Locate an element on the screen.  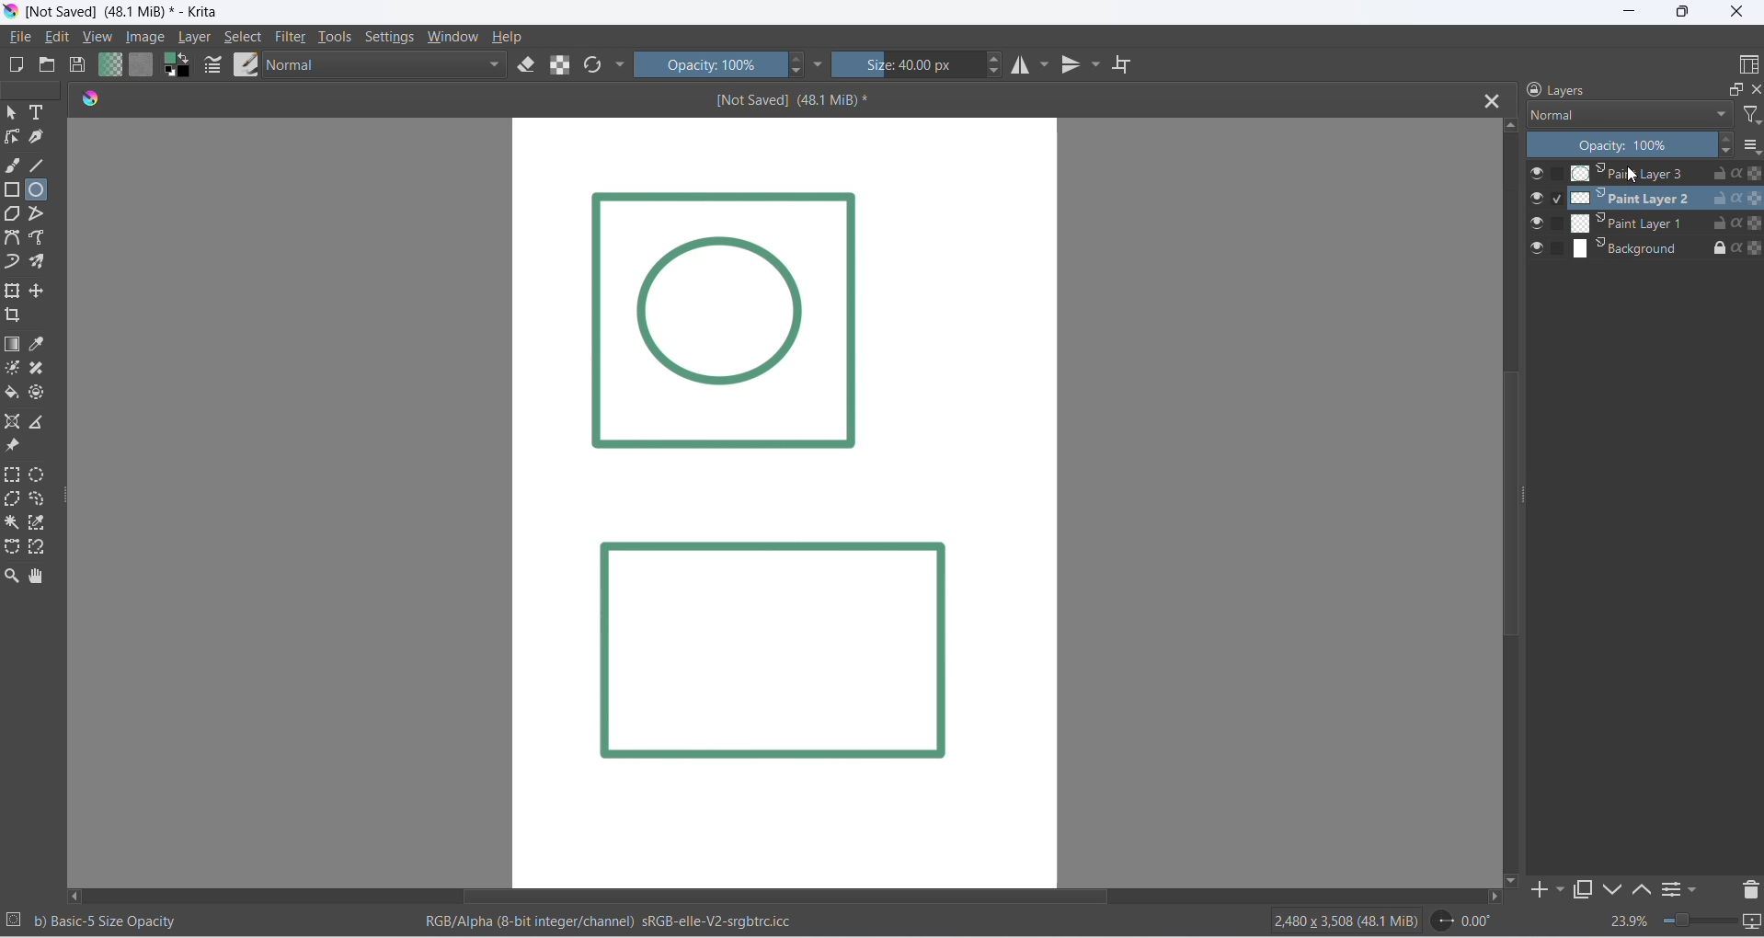
edit shapes tool is located at coordinates (12, 140).